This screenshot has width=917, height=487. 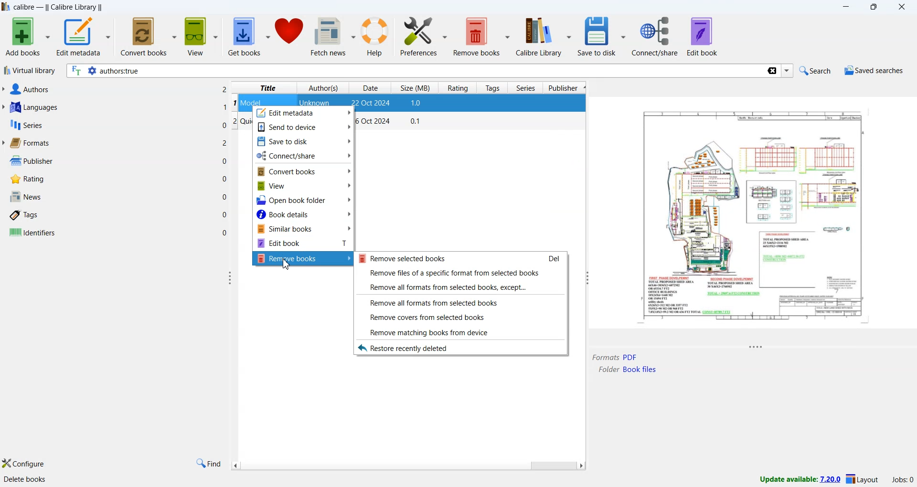 I want to click on Open book folder, so click(x=304, y=199).